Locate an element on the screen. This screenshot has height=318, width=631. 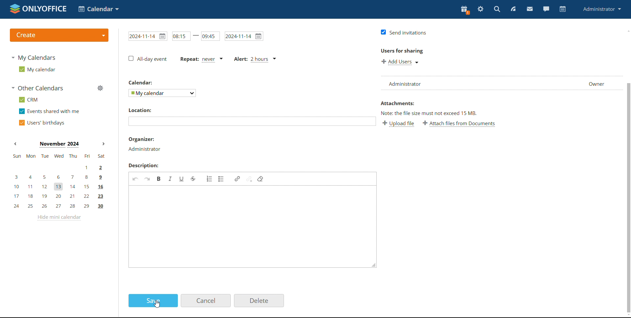
save is located at coordinates (152, 301).